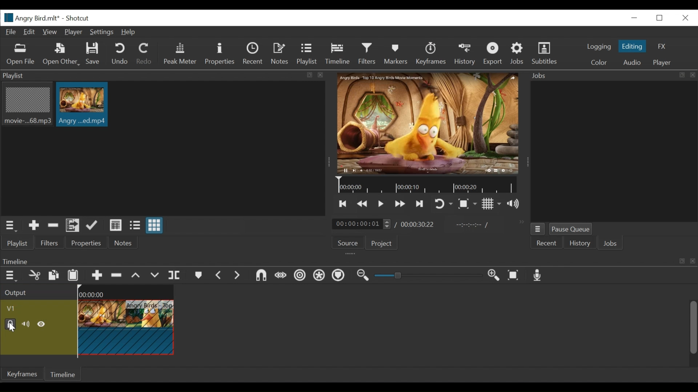 The height and width of the screenshot is (392, 698). What do you see at coordinates (238, 276) in the screenshot?
I see `Next Marker` at bounding box center [238, 276].